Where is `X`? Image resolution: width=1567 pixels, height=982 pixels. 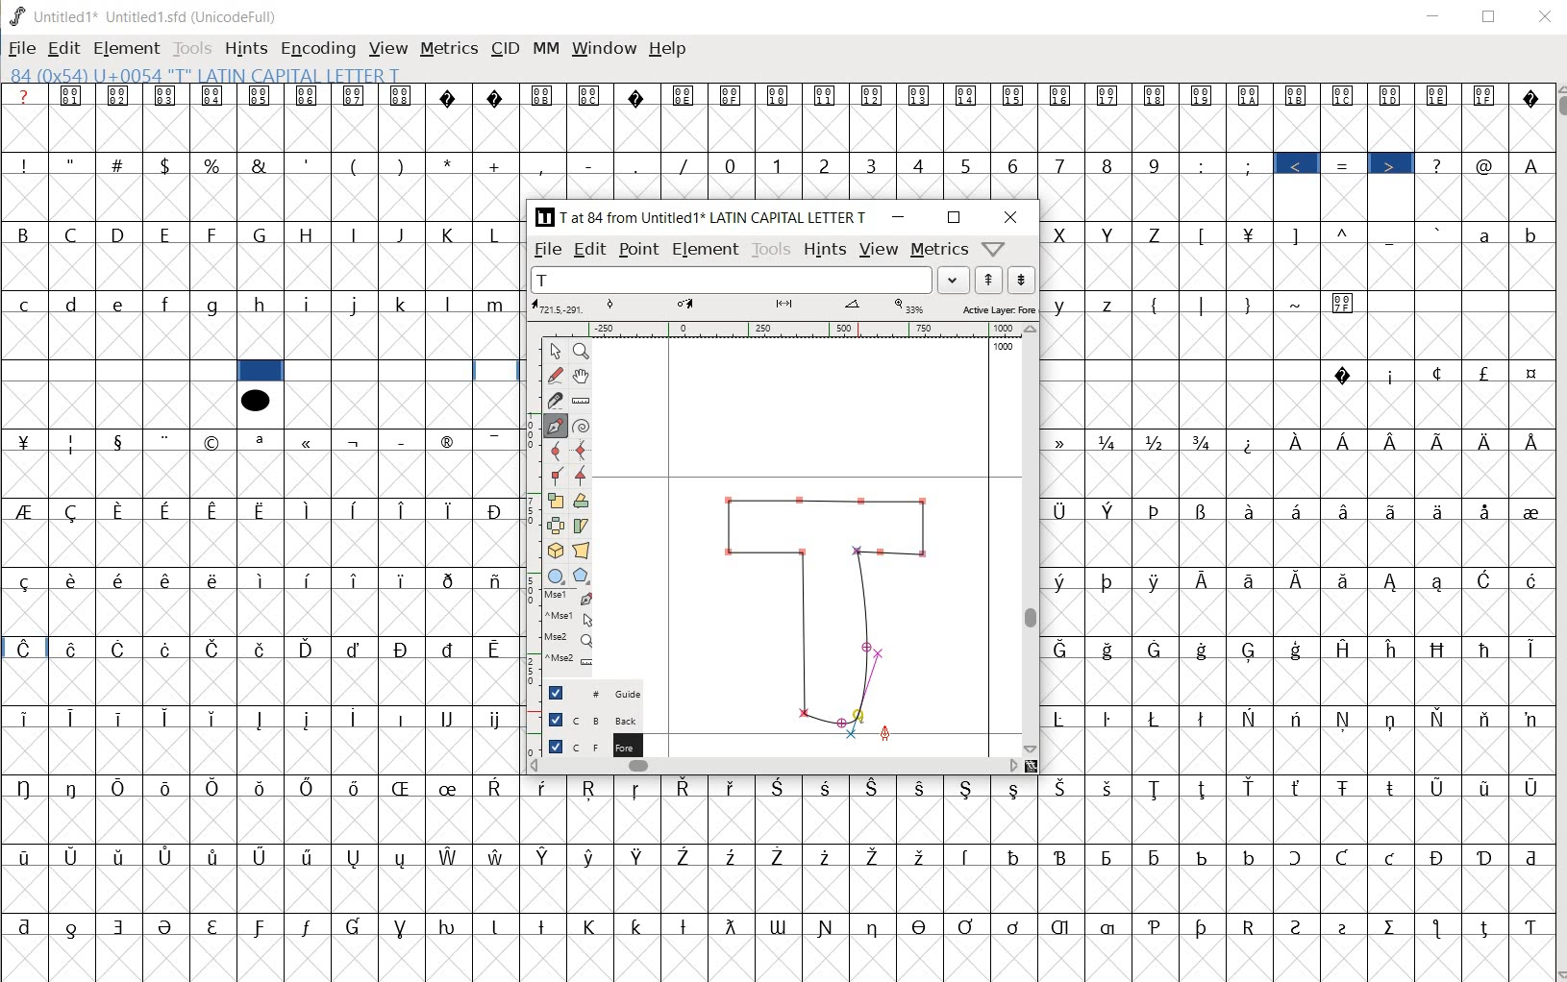 X is located at coordinates (1063, 234).